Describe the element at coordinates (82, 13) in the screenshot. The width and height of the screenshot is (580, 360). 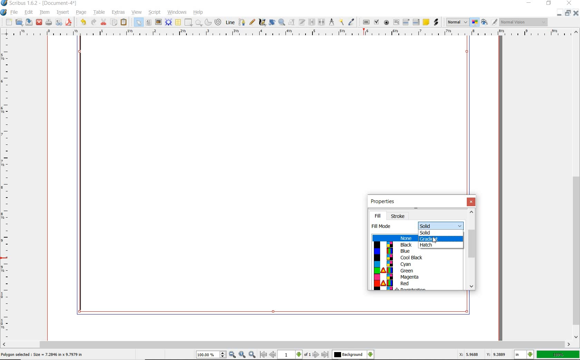
I see `page` at that location.